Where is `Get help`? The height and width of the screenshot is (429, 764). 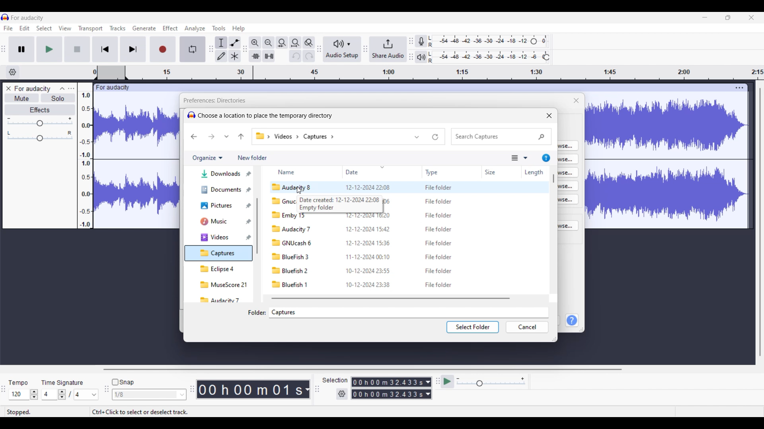 Get help is located at coordinates (546, 158).